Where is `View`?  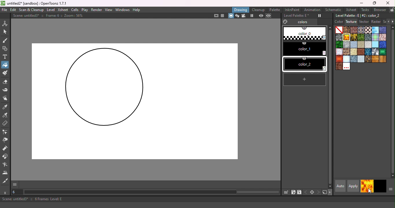 View is located at coordinates (109, 10).